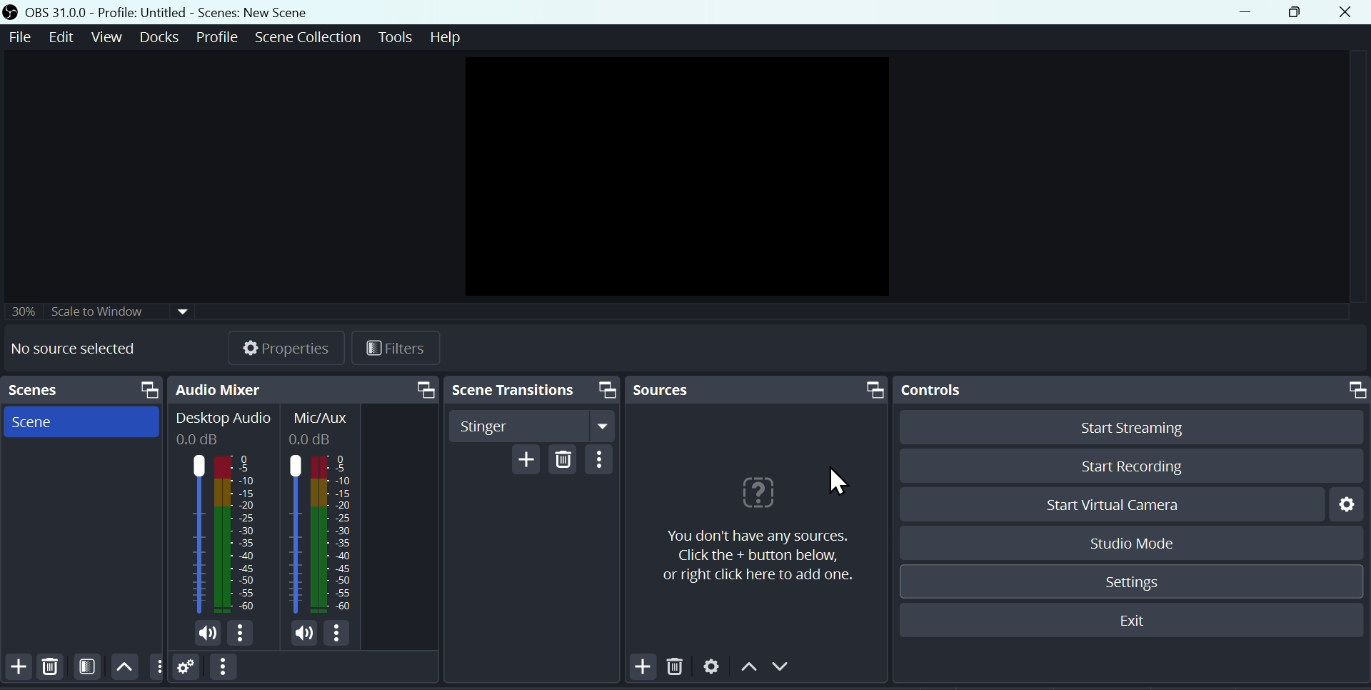 Image resolution: width=1371 pixels, height=690 pixels. Describe the element at coordinates (401, 346) in the screenshot. I see `Filters` at that location.